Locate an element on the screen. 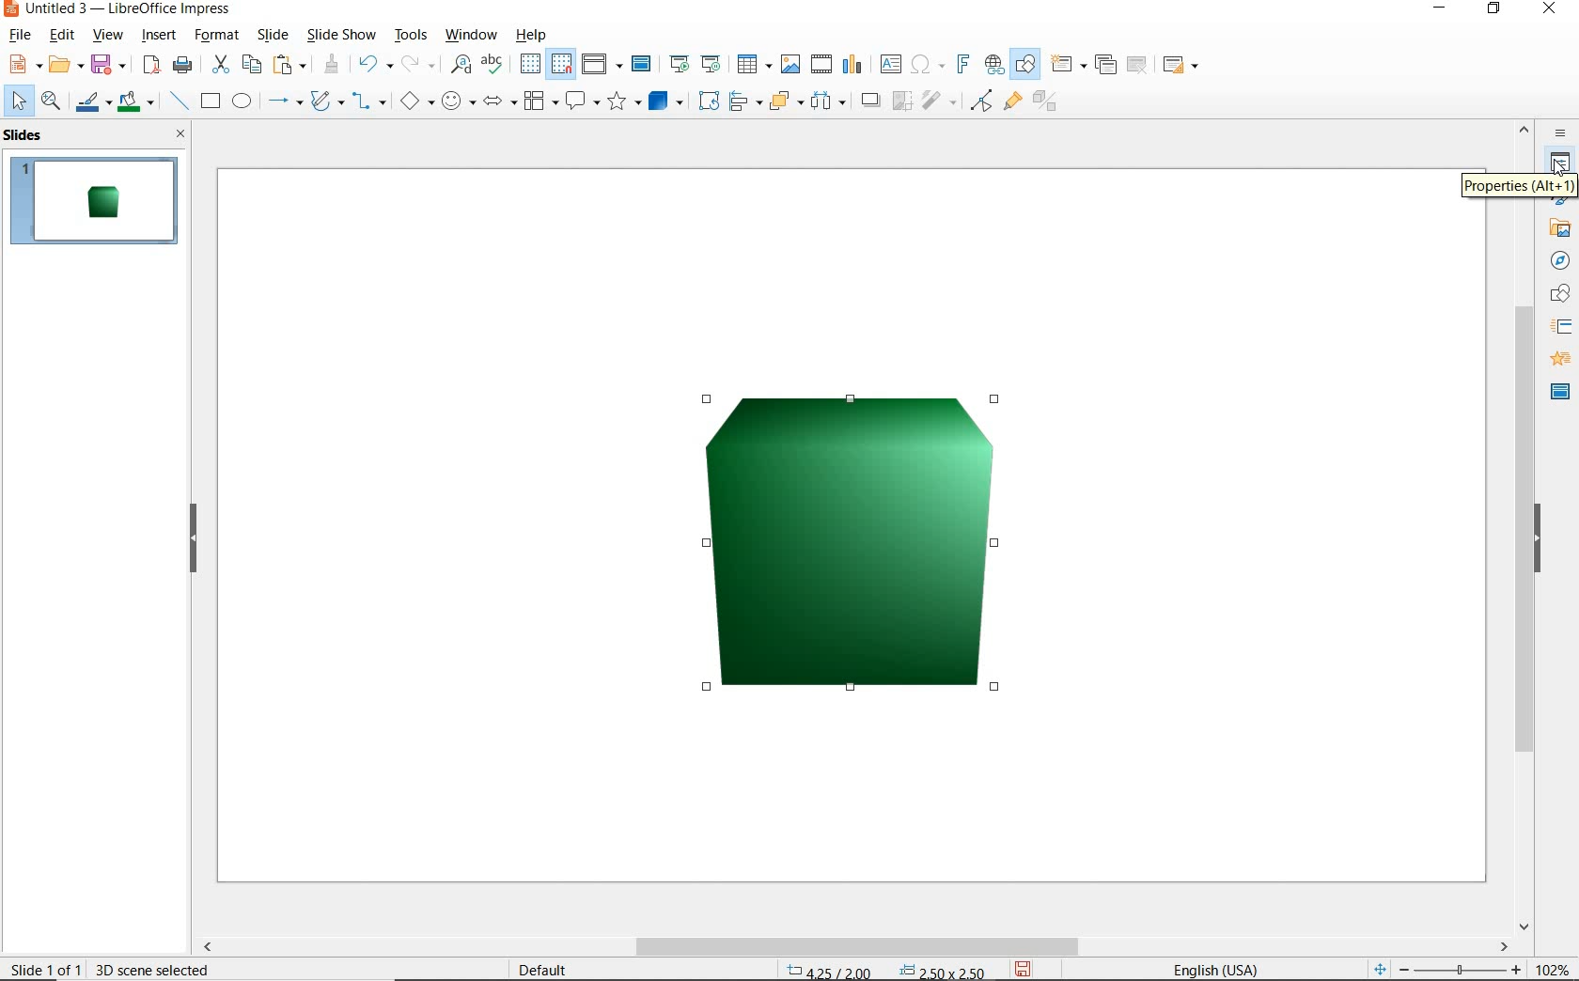 Image resolution: width=1579 pixels, height=981 pixels. curves and polygons is located at coordinates (328, 102).